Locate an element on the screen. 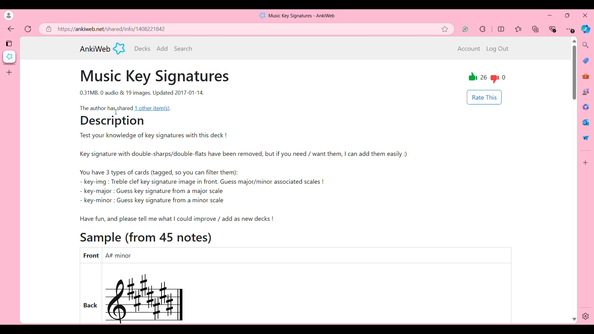 The height and width of the screenshot is (334, 594). Software logo is located at coordinates (119, 48).